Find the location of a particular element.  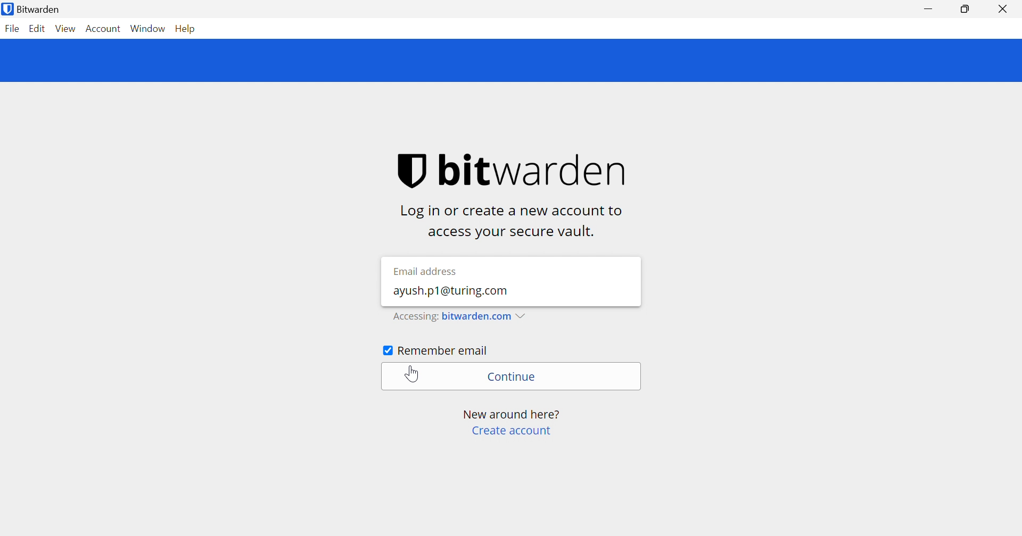

create account is located at coordinates (510, 431).